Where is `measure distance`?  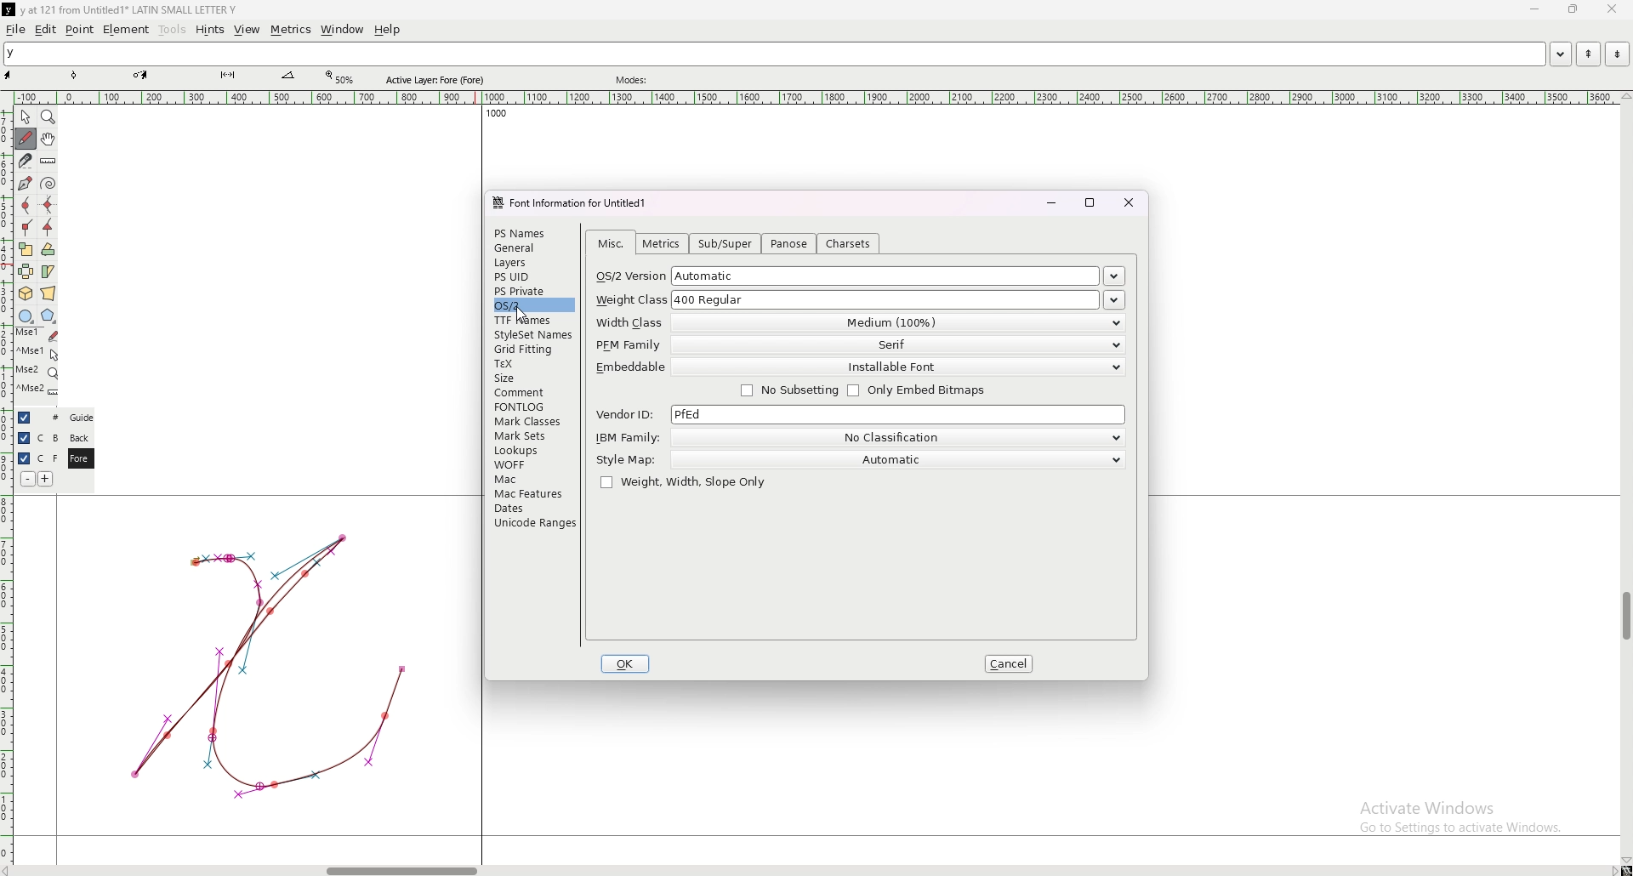 measure distance is located at coordinates (48, 162).